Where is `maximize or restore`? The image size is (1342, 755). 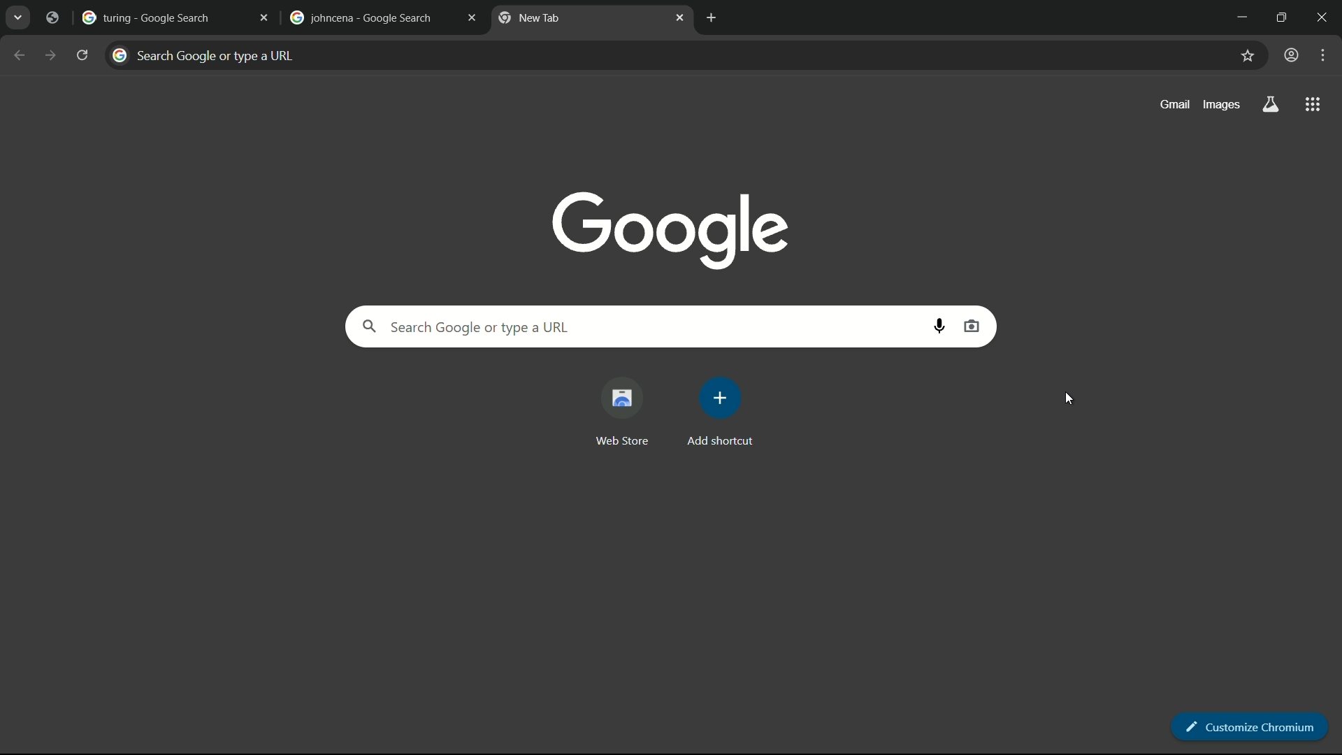
maximize or restore is located at coordinates (1286, 15).